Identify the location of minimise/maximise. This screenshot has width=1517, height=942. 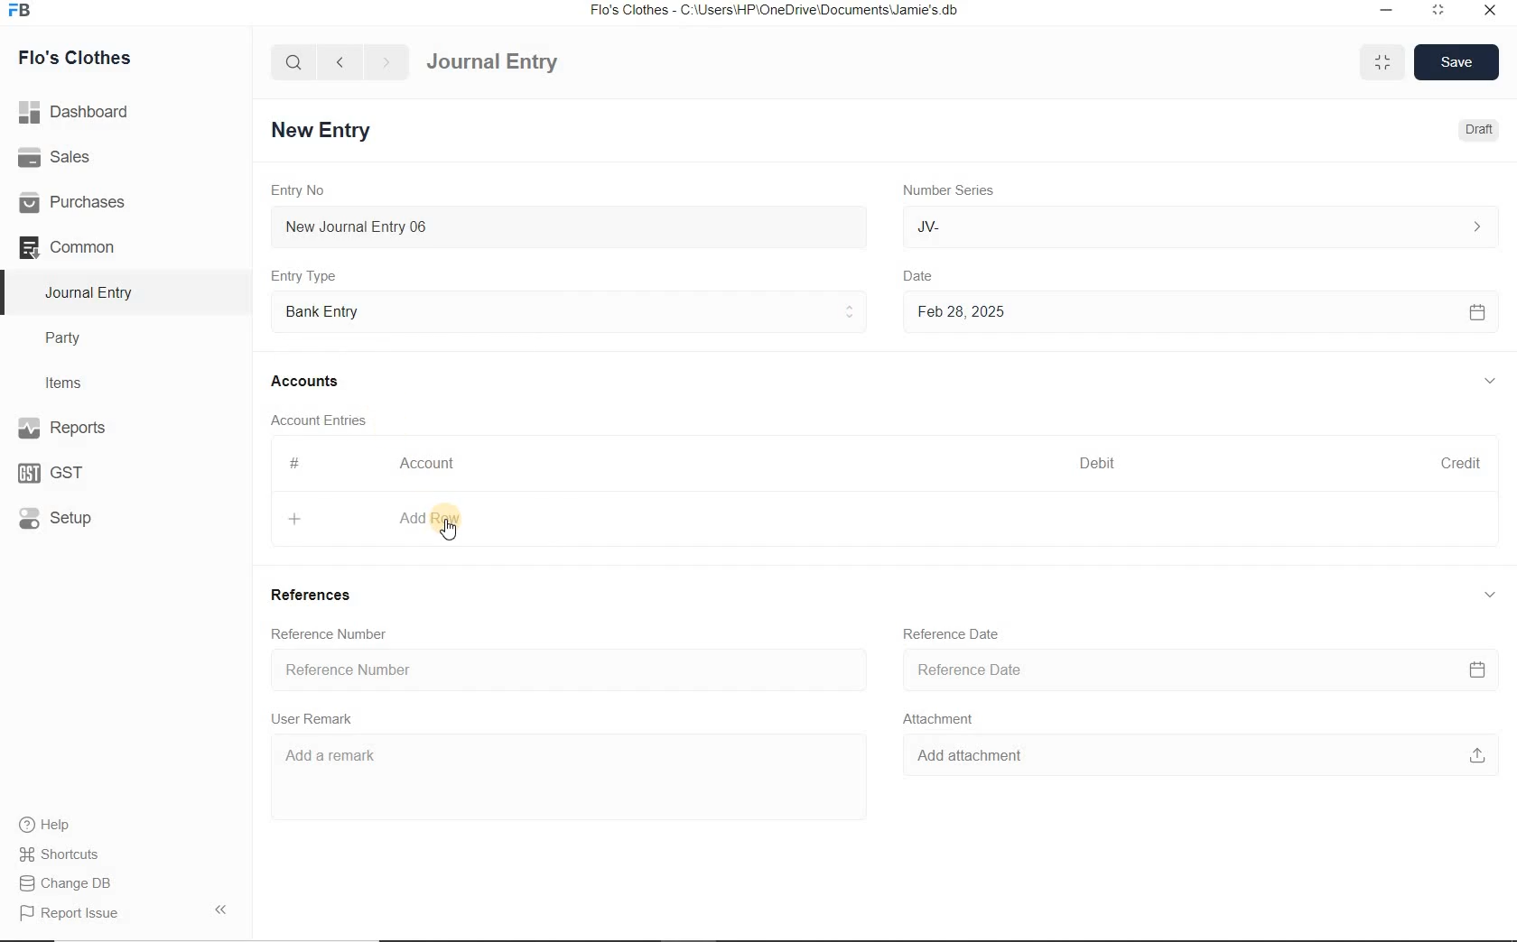
(1383, 63).